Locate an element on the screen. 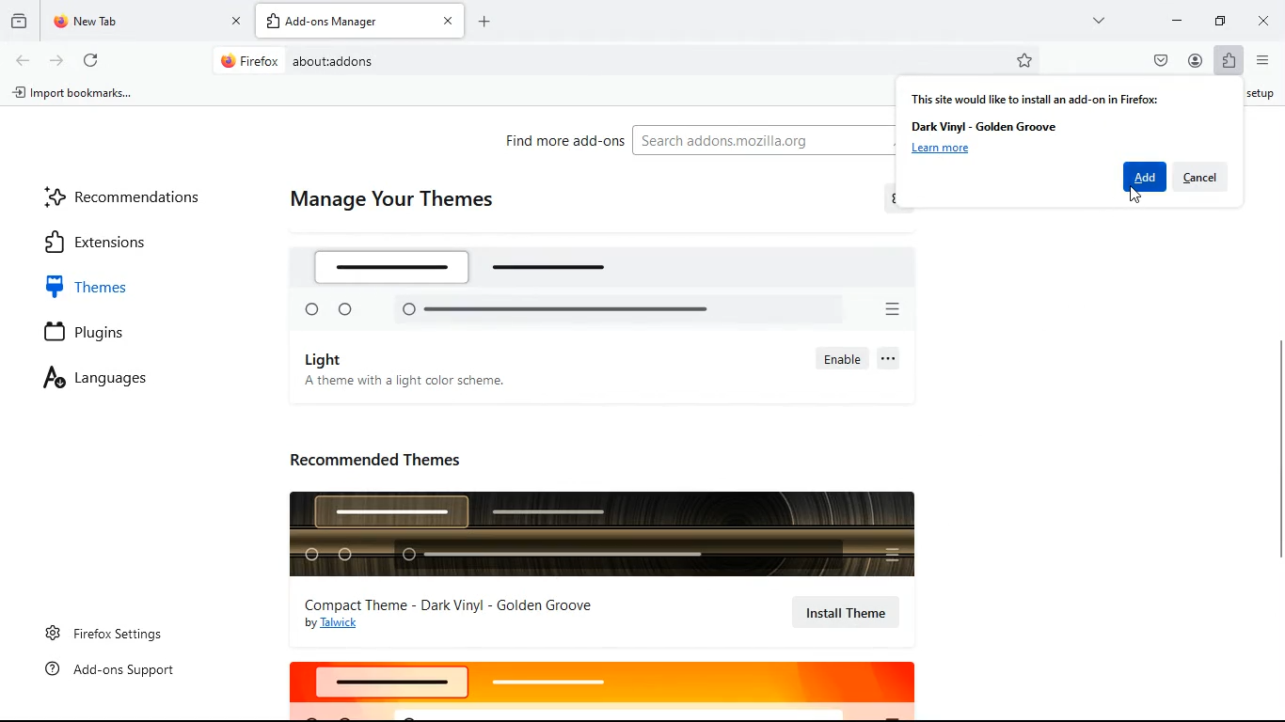 The height and width of the screenshot is (722, 1285). recommendations is located at coordinates (128, 196).